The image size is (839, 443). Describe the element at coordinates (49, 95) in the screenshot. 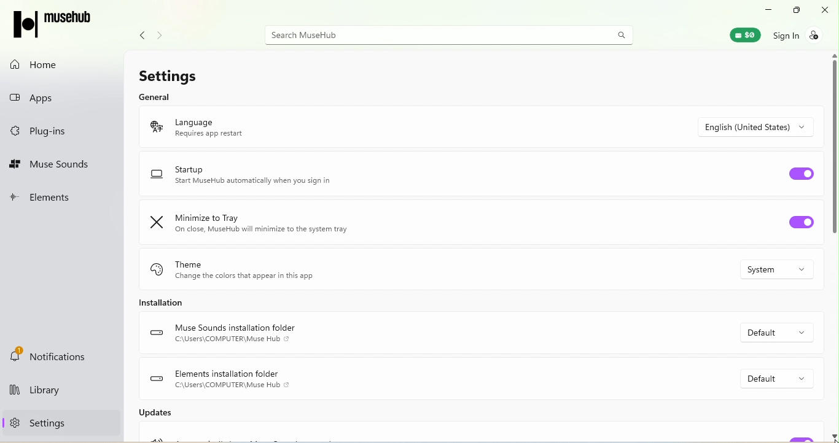

I see `Apps` at that location.